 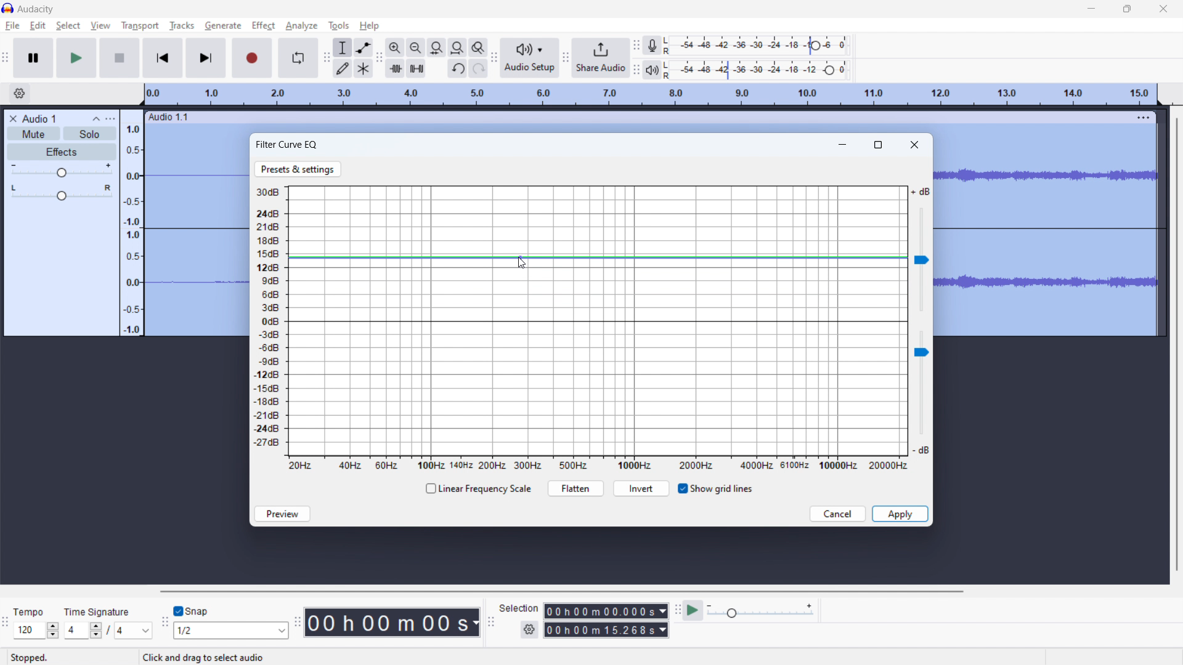 What do you see at coordinates (477, 489) in the screenshot?
I see `linear frequency scale checkbox` at bounding box center [477, 489].